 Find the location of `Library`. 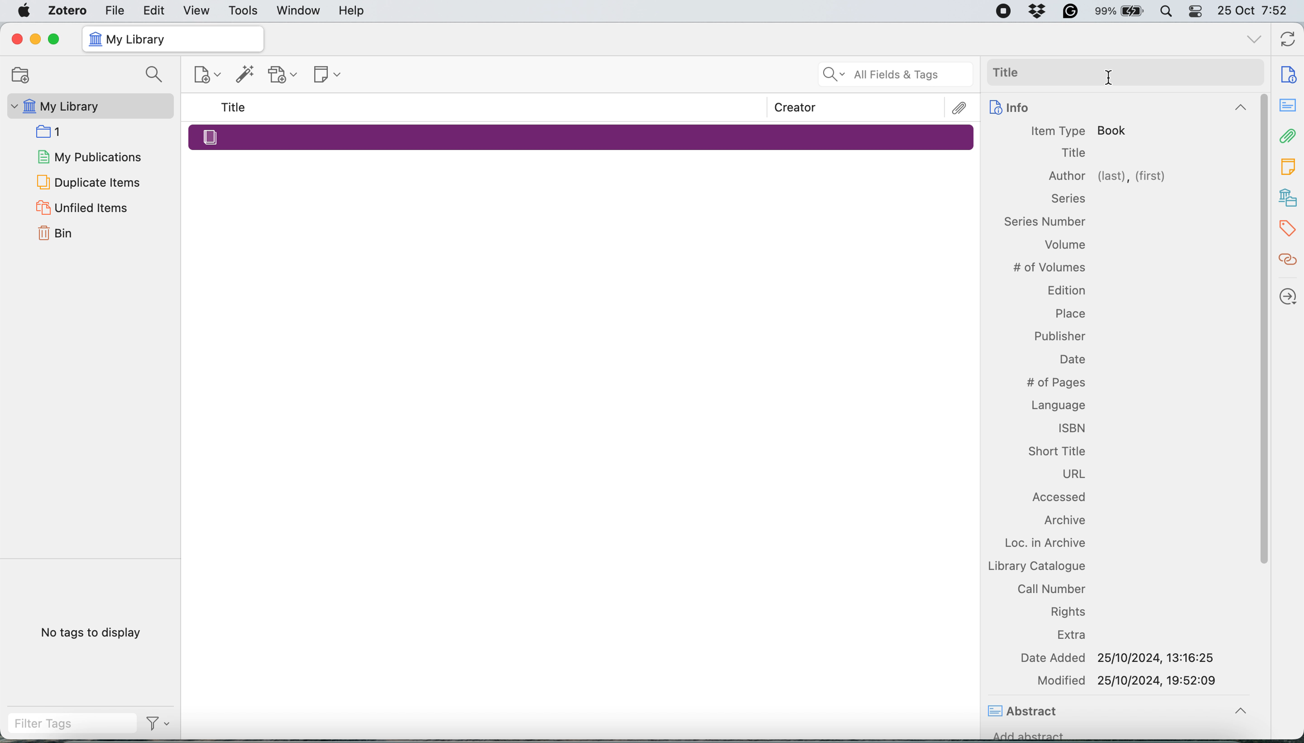

Library is located at coordinates (1289, 198).